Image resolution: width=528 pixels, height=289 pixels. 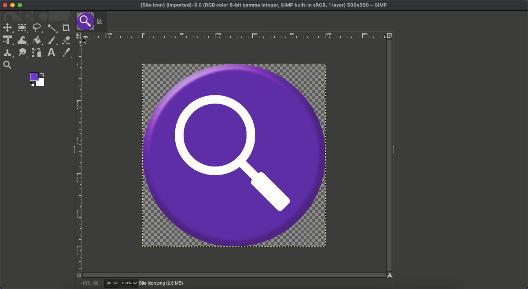 What do you see at coordinates (85, 22) in the screenshot?
I see `Tab` at bounding box center [85, 22].